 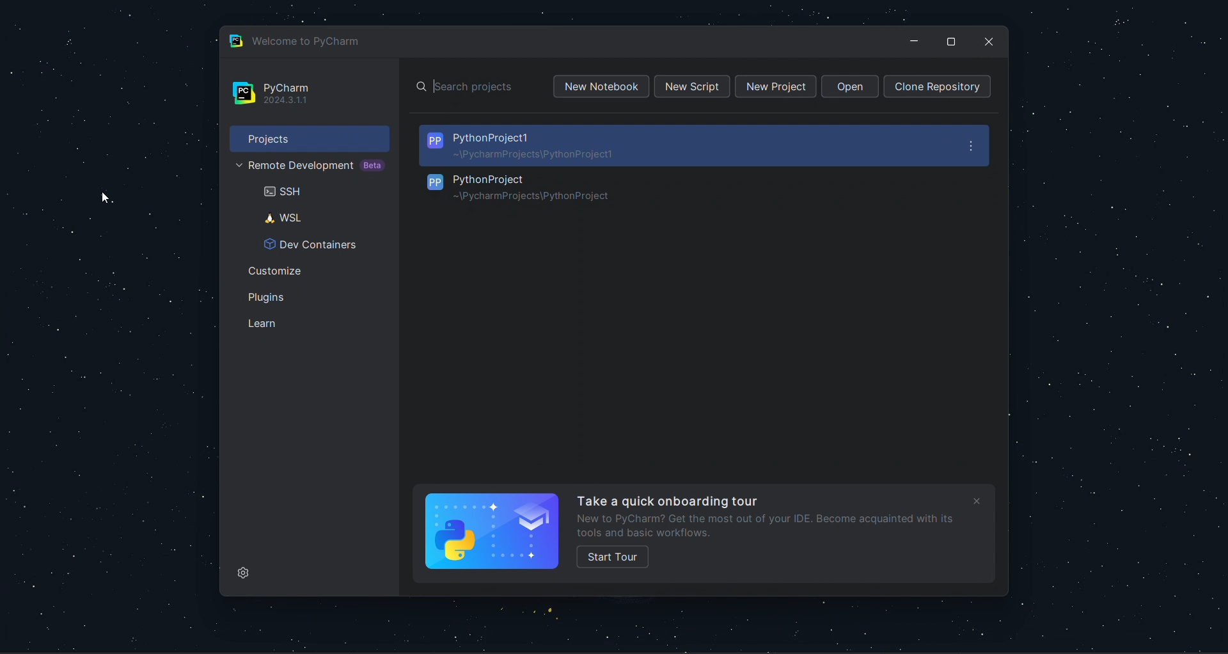 What do you see at coordinates (545, 156) in the screenshot?
I see `Project Path` at bounding box center [545, 156].